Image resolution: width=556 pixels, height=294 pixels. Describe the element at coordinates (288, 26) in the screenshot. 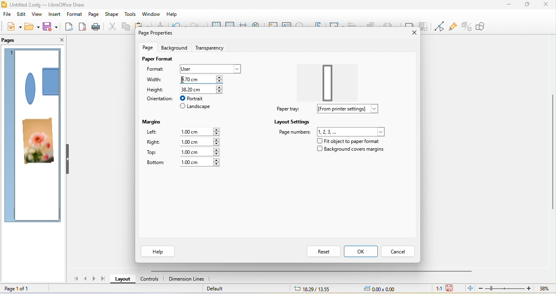

I see `text box` at that location.